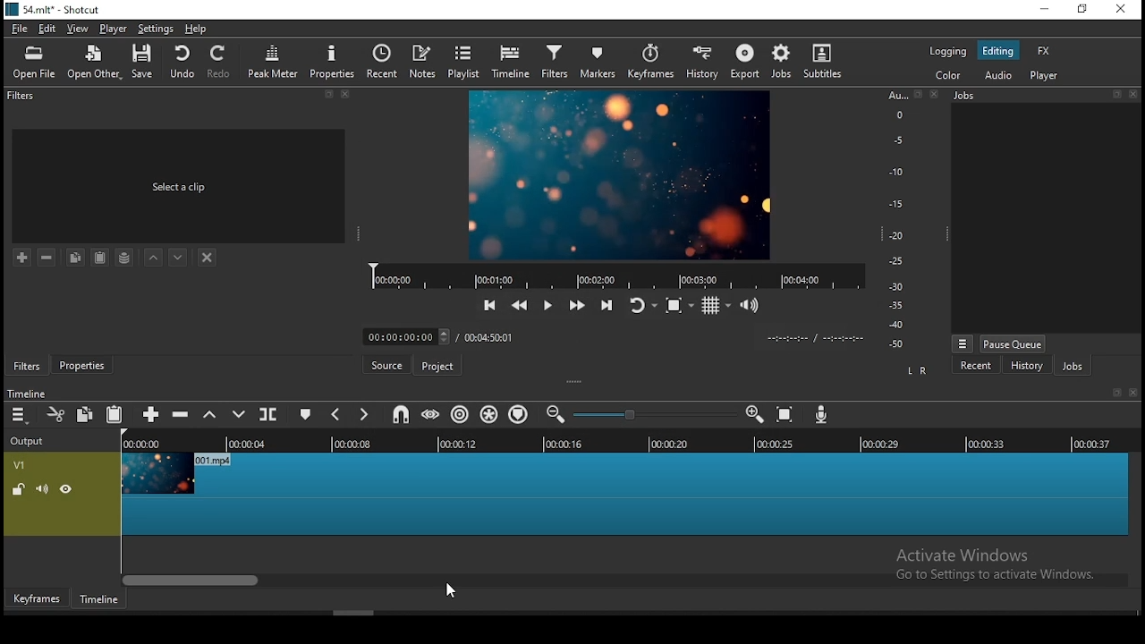 The image size is (1145, 644). What do you see at coordinates (1115, 394) in the screenshot?
I see `restore` at bounding box center [1115, 394].